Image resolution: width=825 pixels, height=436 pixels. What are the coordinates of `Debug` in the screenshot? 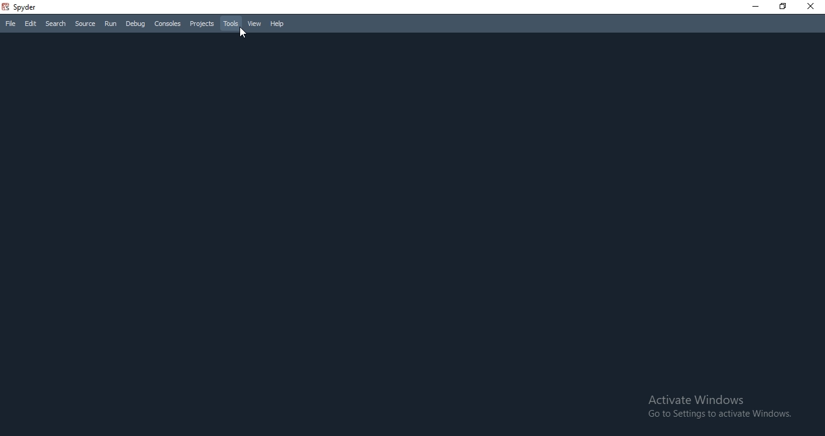 It's located at (136, 24).